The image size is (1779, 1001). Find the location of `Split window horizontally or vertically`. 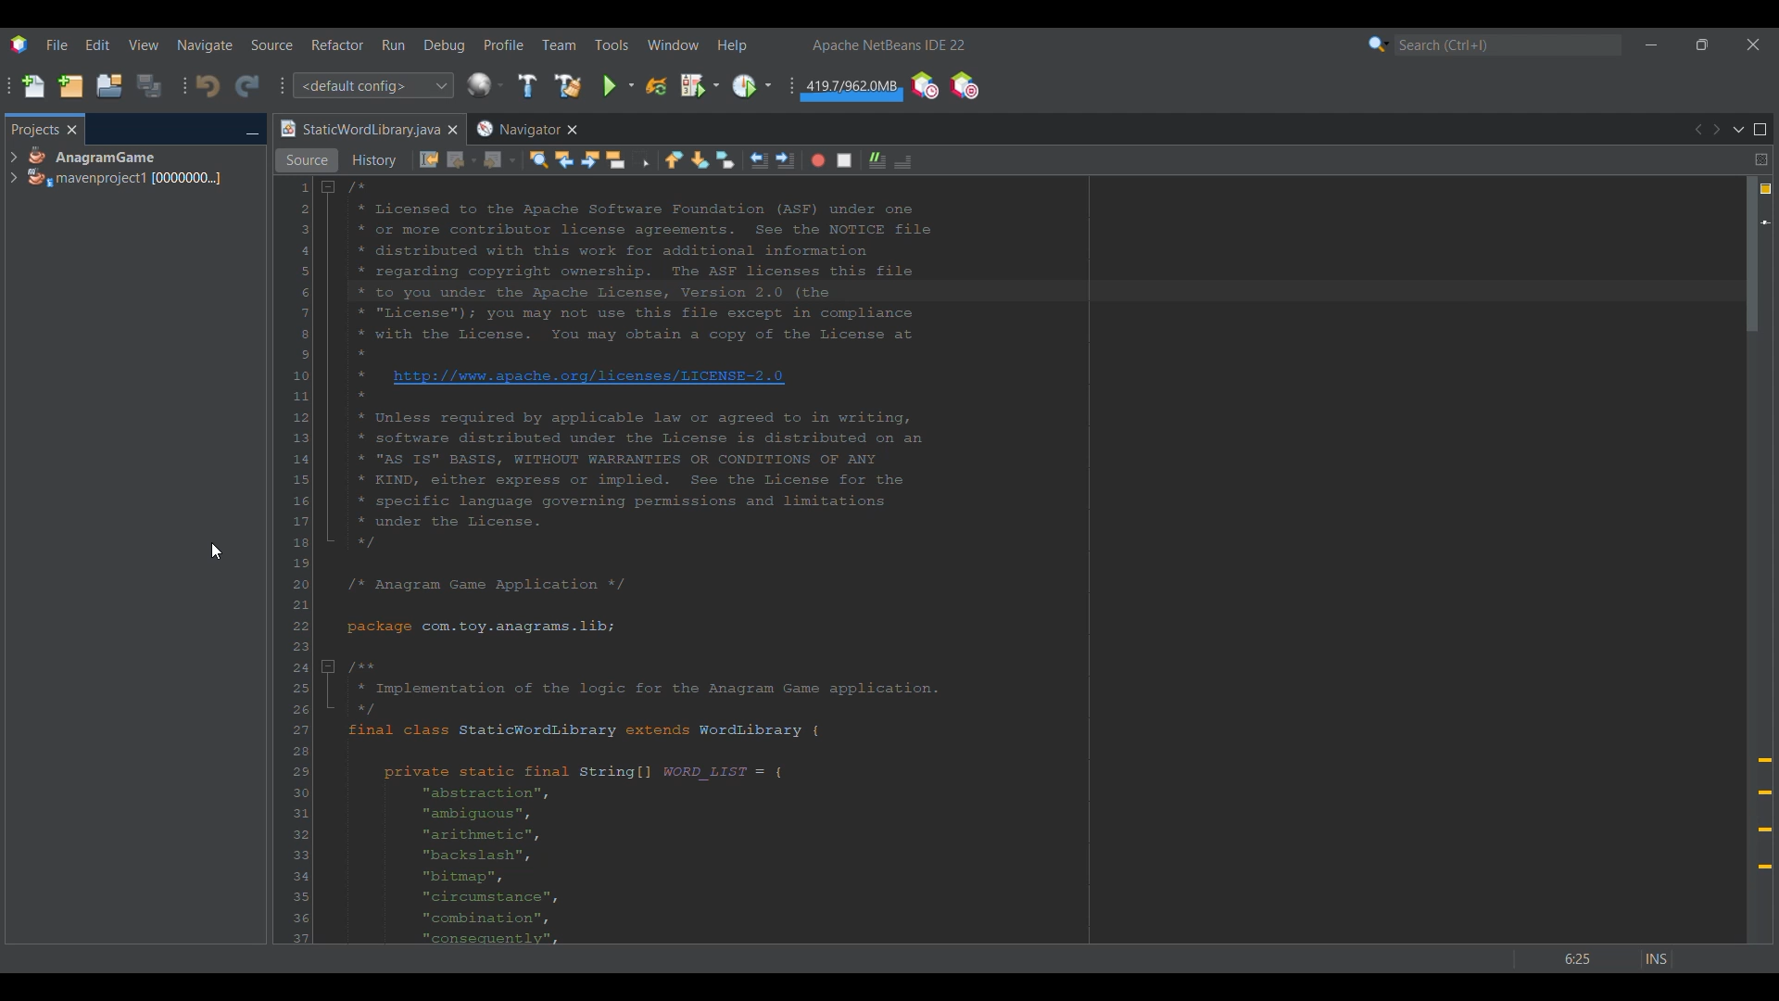

Split window horizontally or vertically is located at coordinates (1760, 159).